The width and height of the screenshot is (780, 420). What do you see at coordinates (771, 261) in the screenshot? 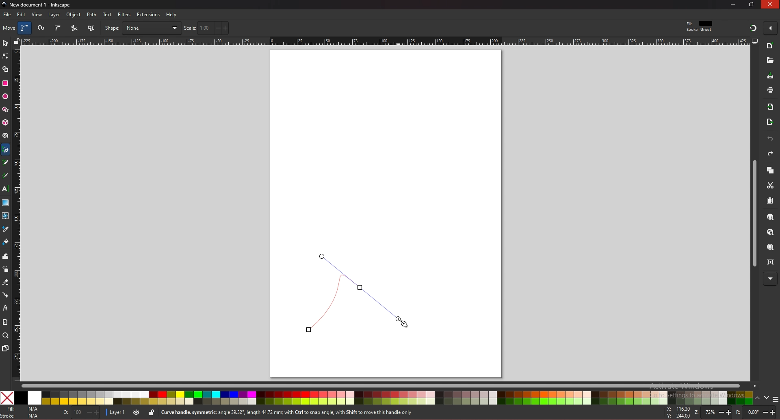
I see `zoom centre page` at bounding box center [771, 261].